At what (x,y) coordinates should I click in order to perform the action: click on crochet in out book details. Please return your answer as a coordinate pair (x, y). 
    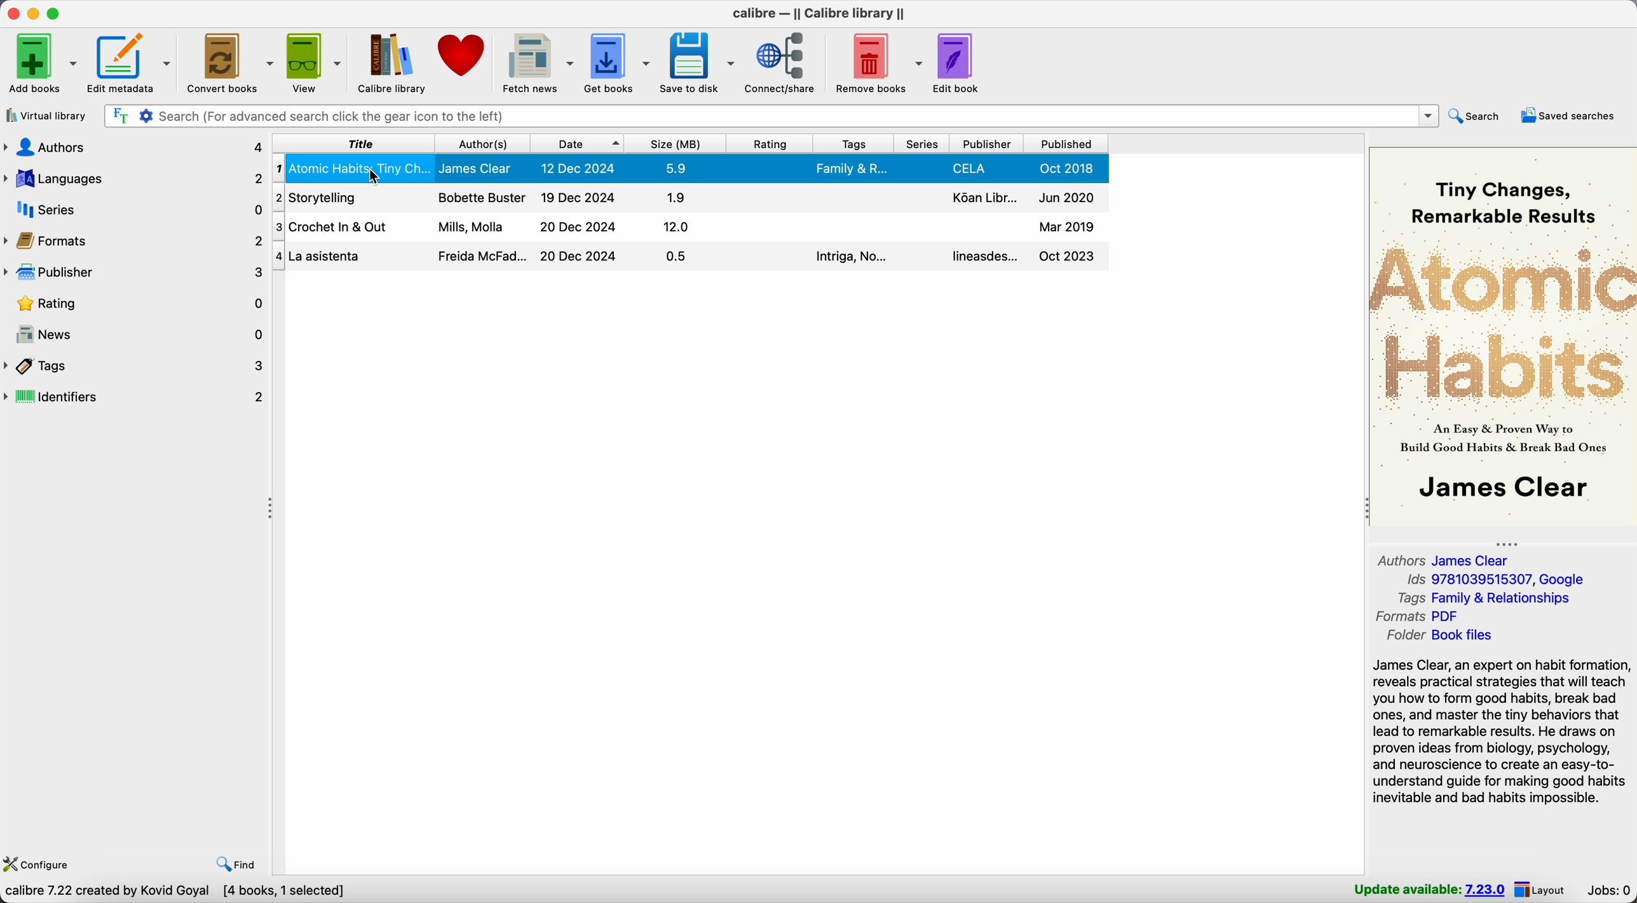
    Looking at the image, I should click on (688, 227).